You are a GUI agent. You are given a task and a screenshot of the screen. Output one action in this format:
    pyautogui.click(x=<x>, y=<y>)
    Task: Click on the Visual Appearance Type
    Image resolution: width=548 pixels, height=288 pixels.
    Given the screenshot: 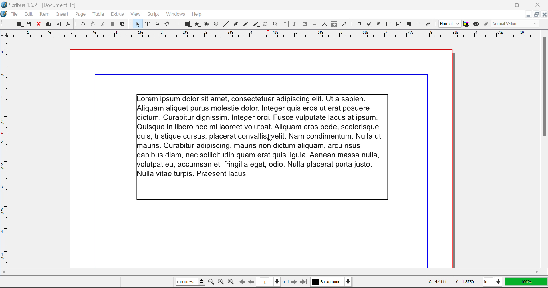 What is the action you would take?
    pyautogui.click(x=516, y=24)
    